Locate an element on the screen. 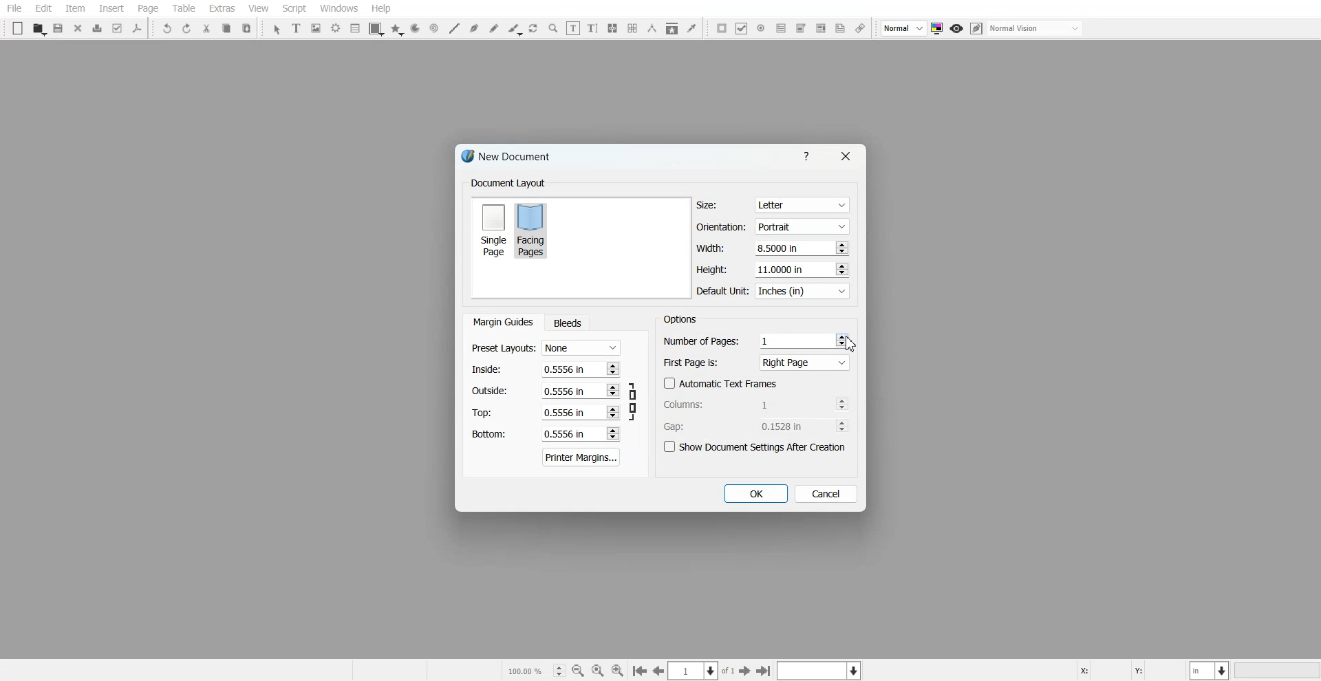 This screenshot has height=681, width=1321. Unlink Text Frame is located at coordinates (633, 28).